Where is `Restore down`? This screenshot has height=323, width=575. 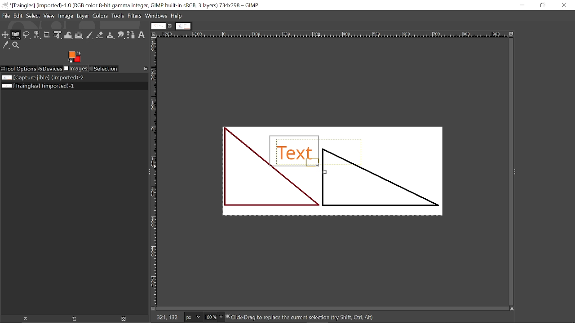
Restore down is located at coordinates (544, 5).